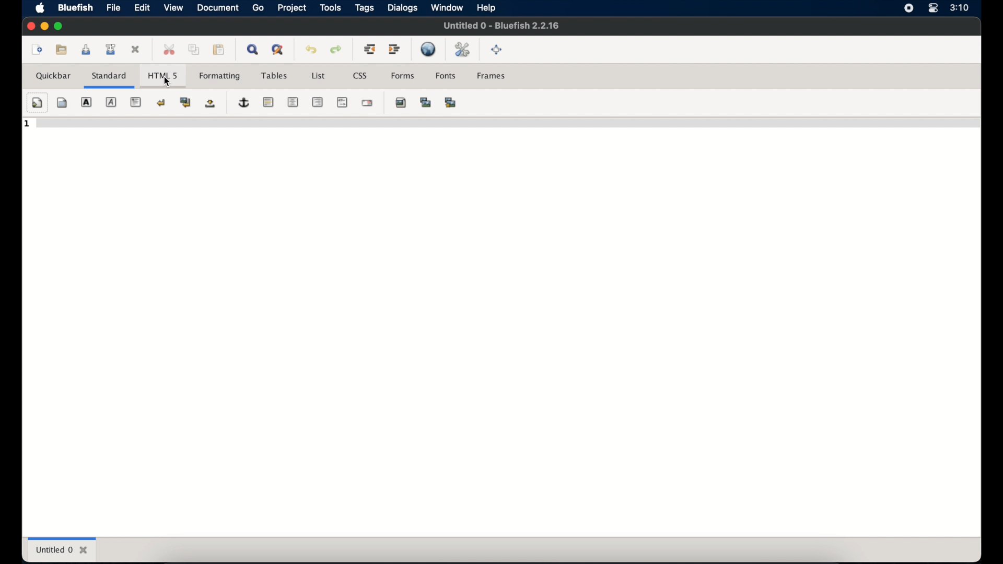 The height and width of the screenshot is (564, 1003). What do you see at coordinates (244, 103) in the screenshot?
I see `anchor hyperlink` at bounding box center [244, 103].